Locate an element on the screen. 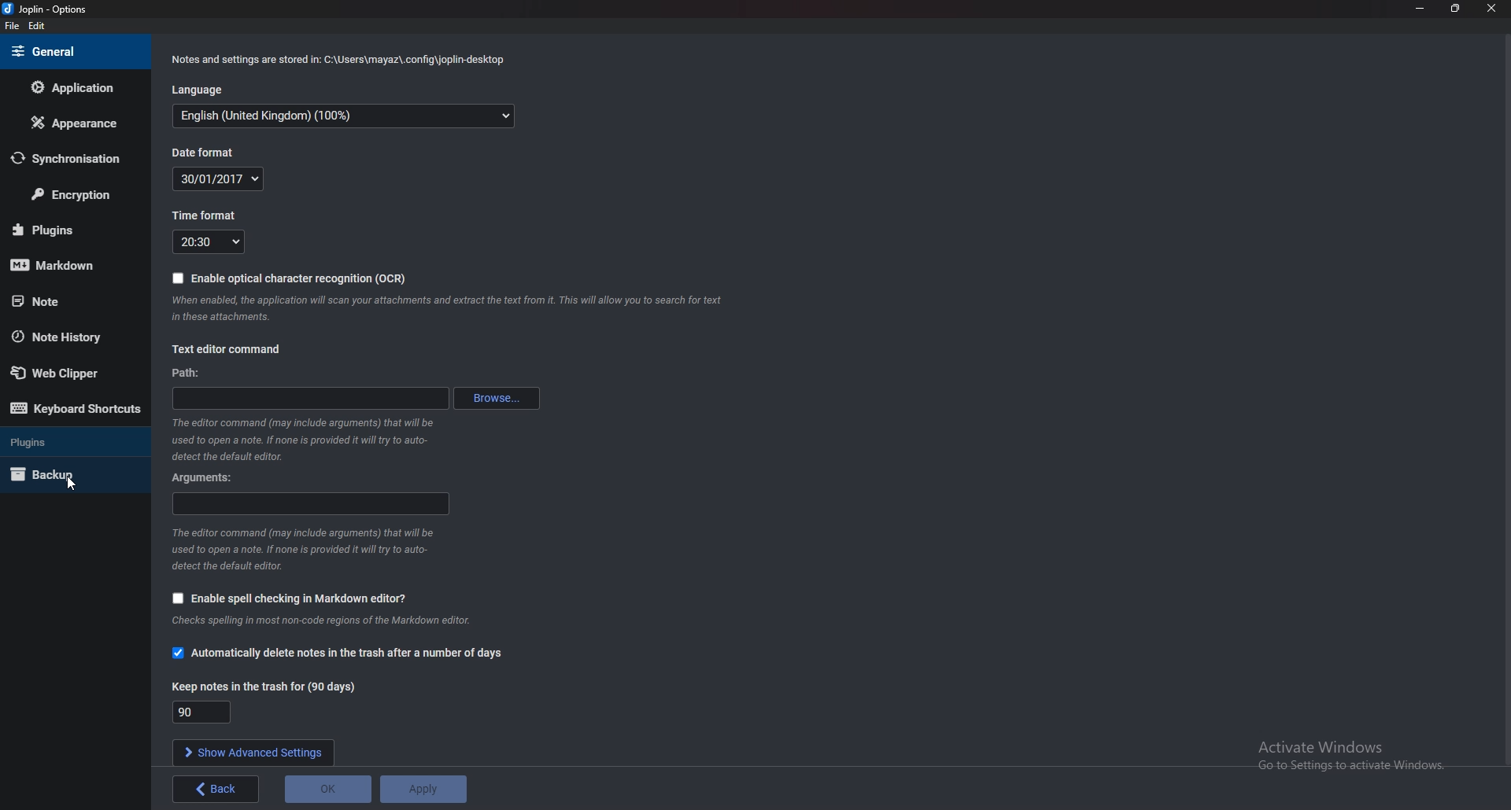  Info on spell checking is located at coordinates (349, 622).